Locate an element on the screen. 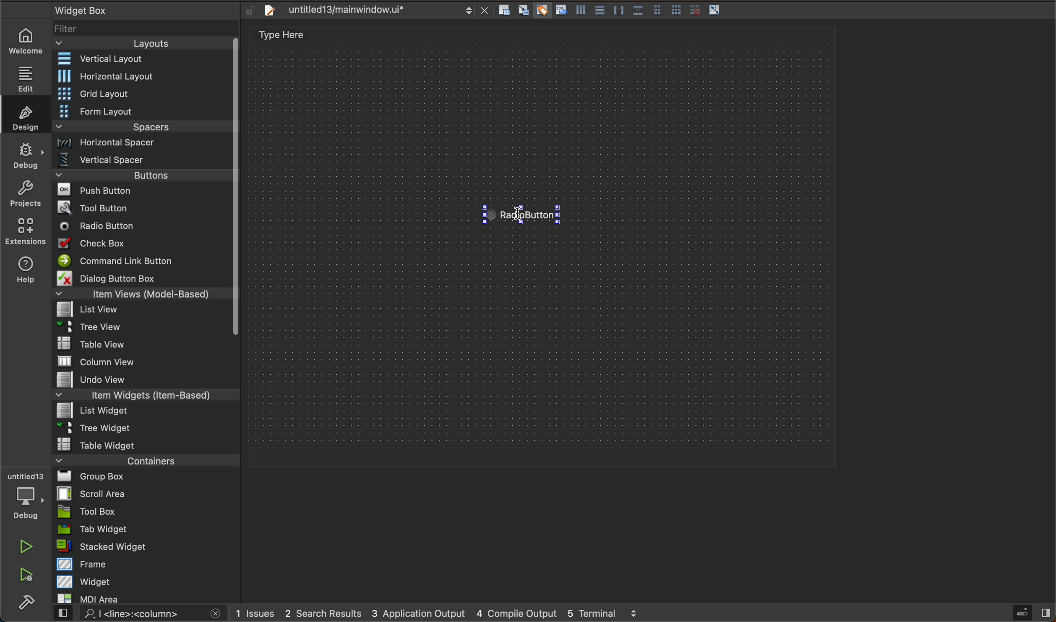 The height and width of the screenshot is (622, 1056). debug is located at coordinates (26, 155).